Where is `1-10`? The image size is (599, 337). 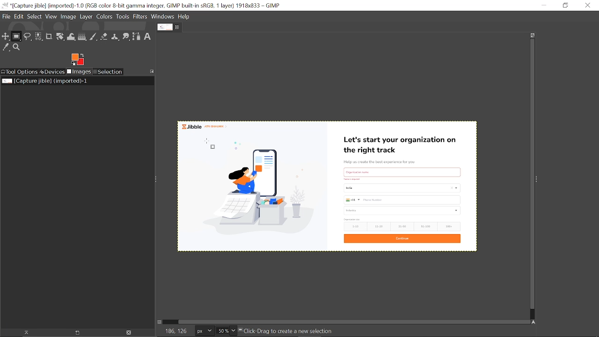
1-10 is located at coordinates (354, 227).